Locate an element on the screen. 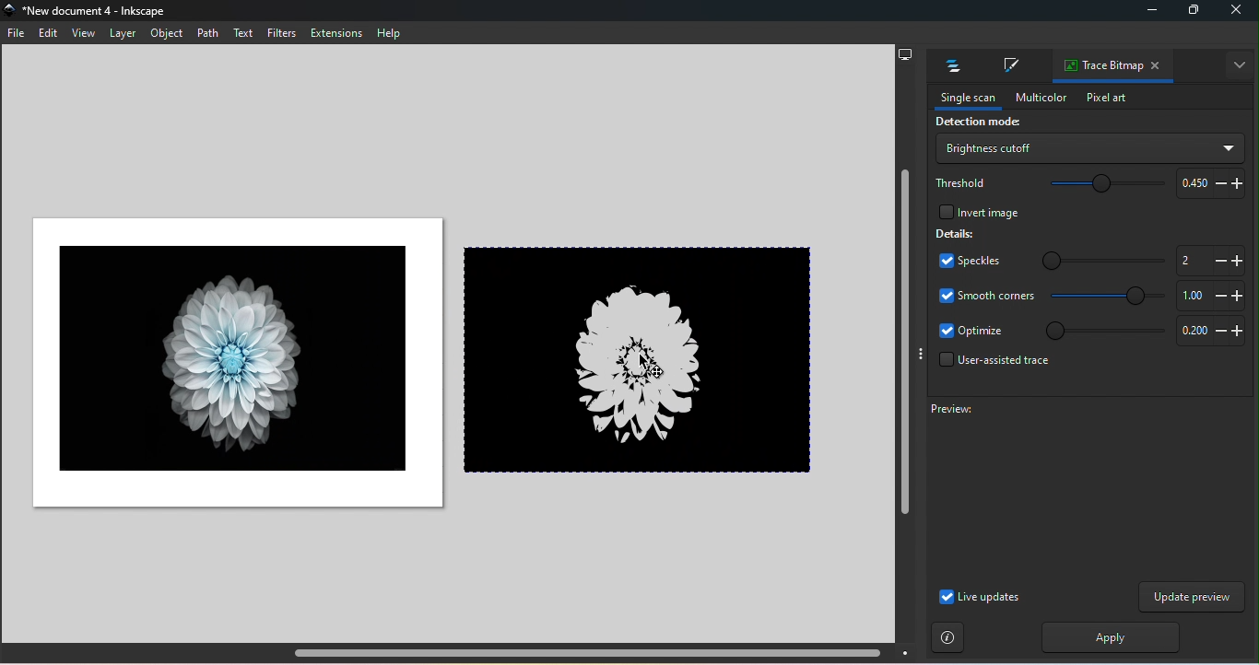  Detection mode is located at coordinates (975, 123).